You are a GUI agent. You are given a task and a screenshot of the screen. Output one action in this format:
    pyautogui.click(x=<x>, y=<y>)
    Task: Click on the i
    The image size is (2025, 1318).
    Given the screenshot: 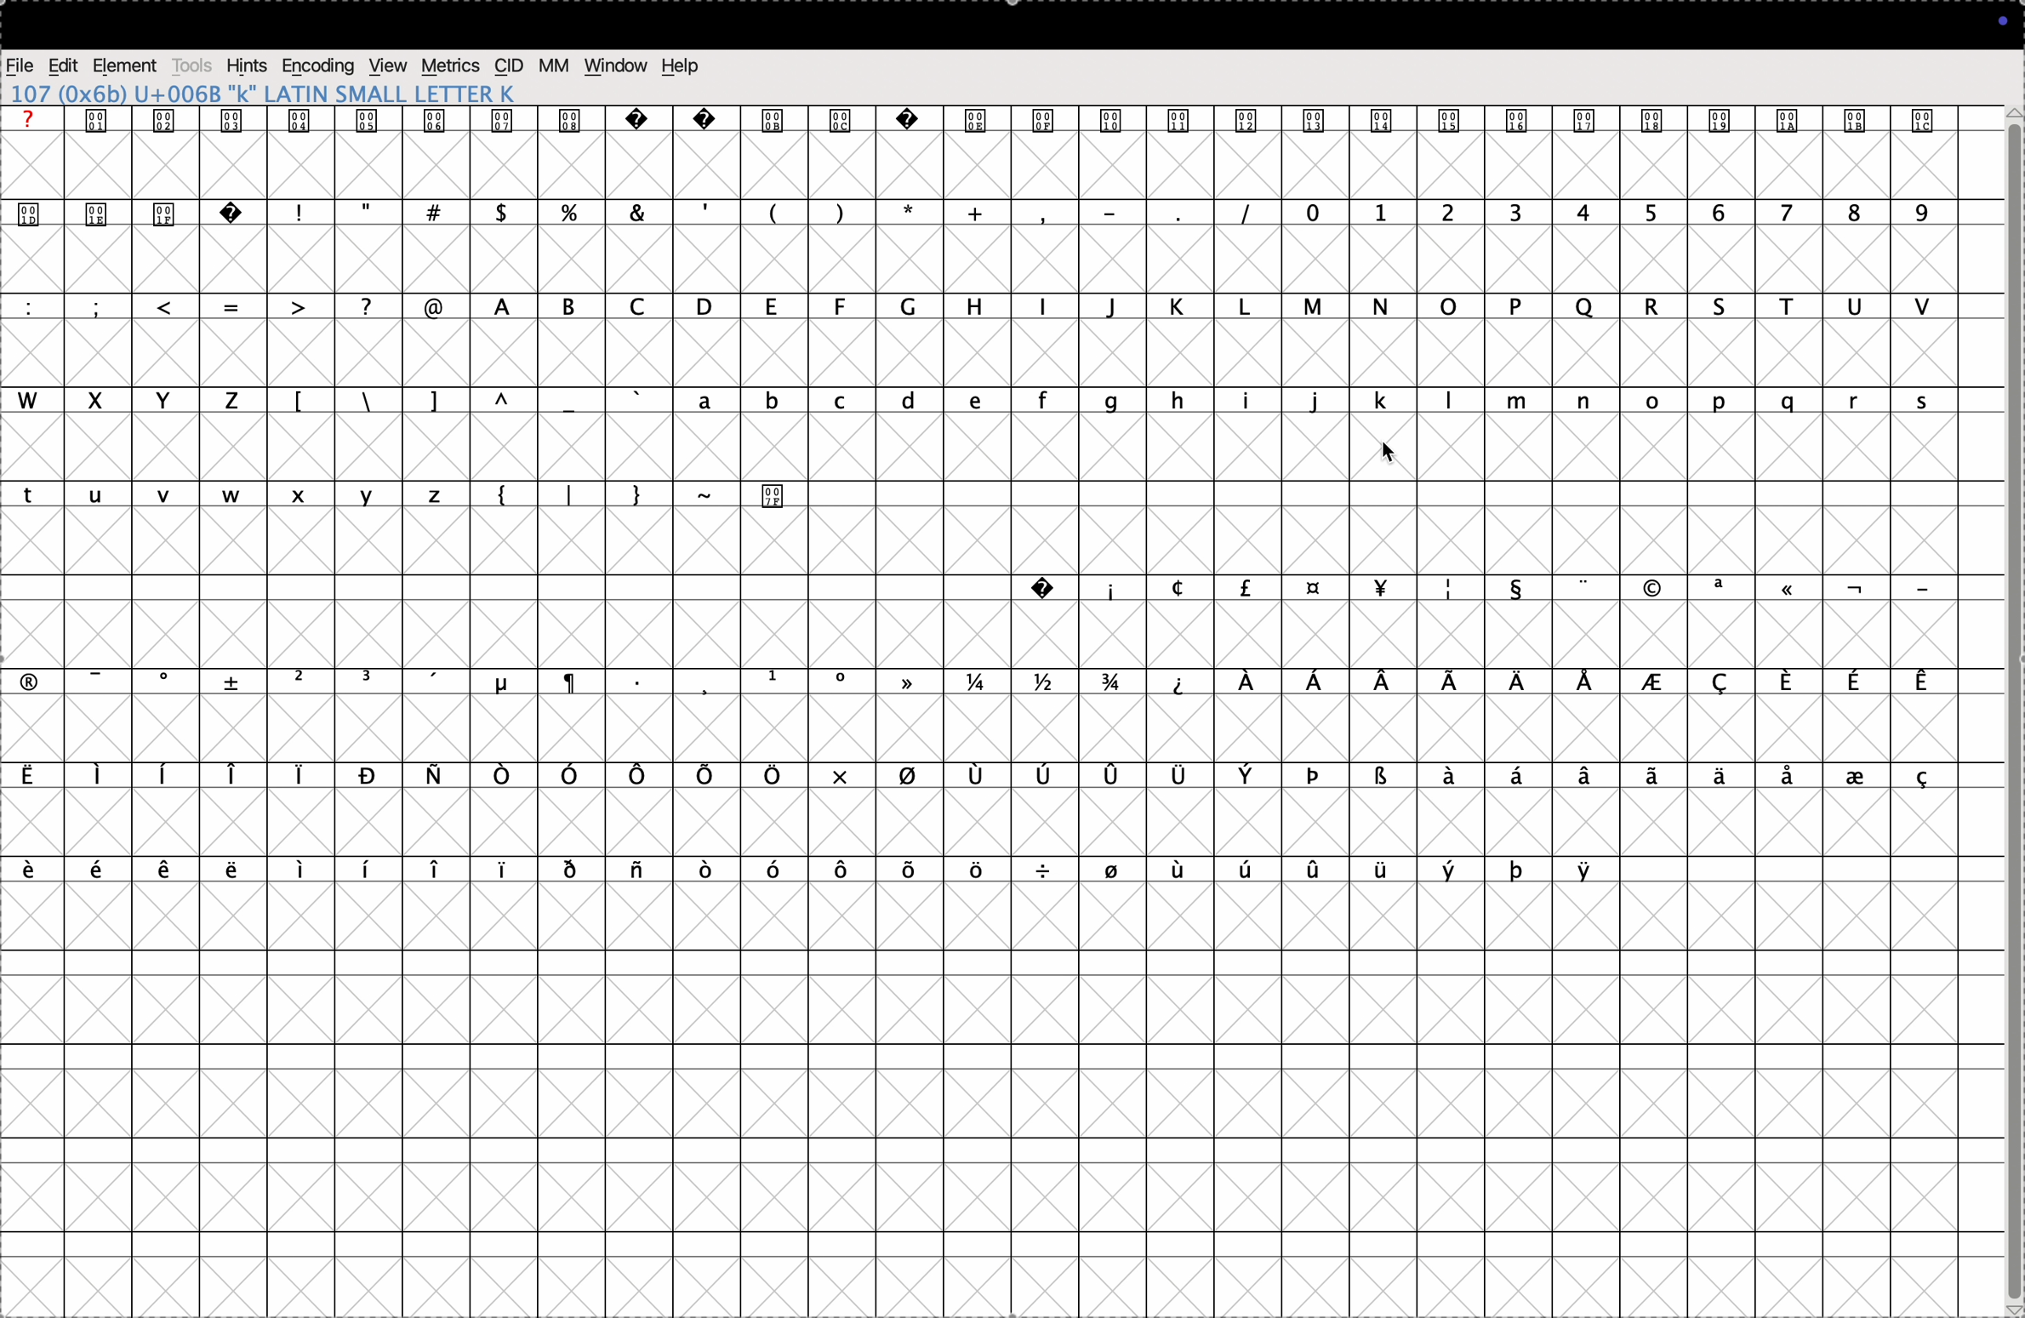 What is the action you would take?
    pyautogui.click(x=1241, y=400)
    